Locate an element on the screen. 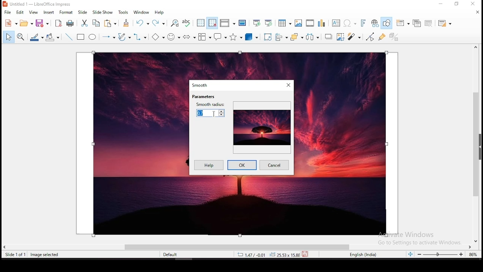 Image resolution: width=483 pixels, height=272 pixels. display views is located at coordinates (228, 23).